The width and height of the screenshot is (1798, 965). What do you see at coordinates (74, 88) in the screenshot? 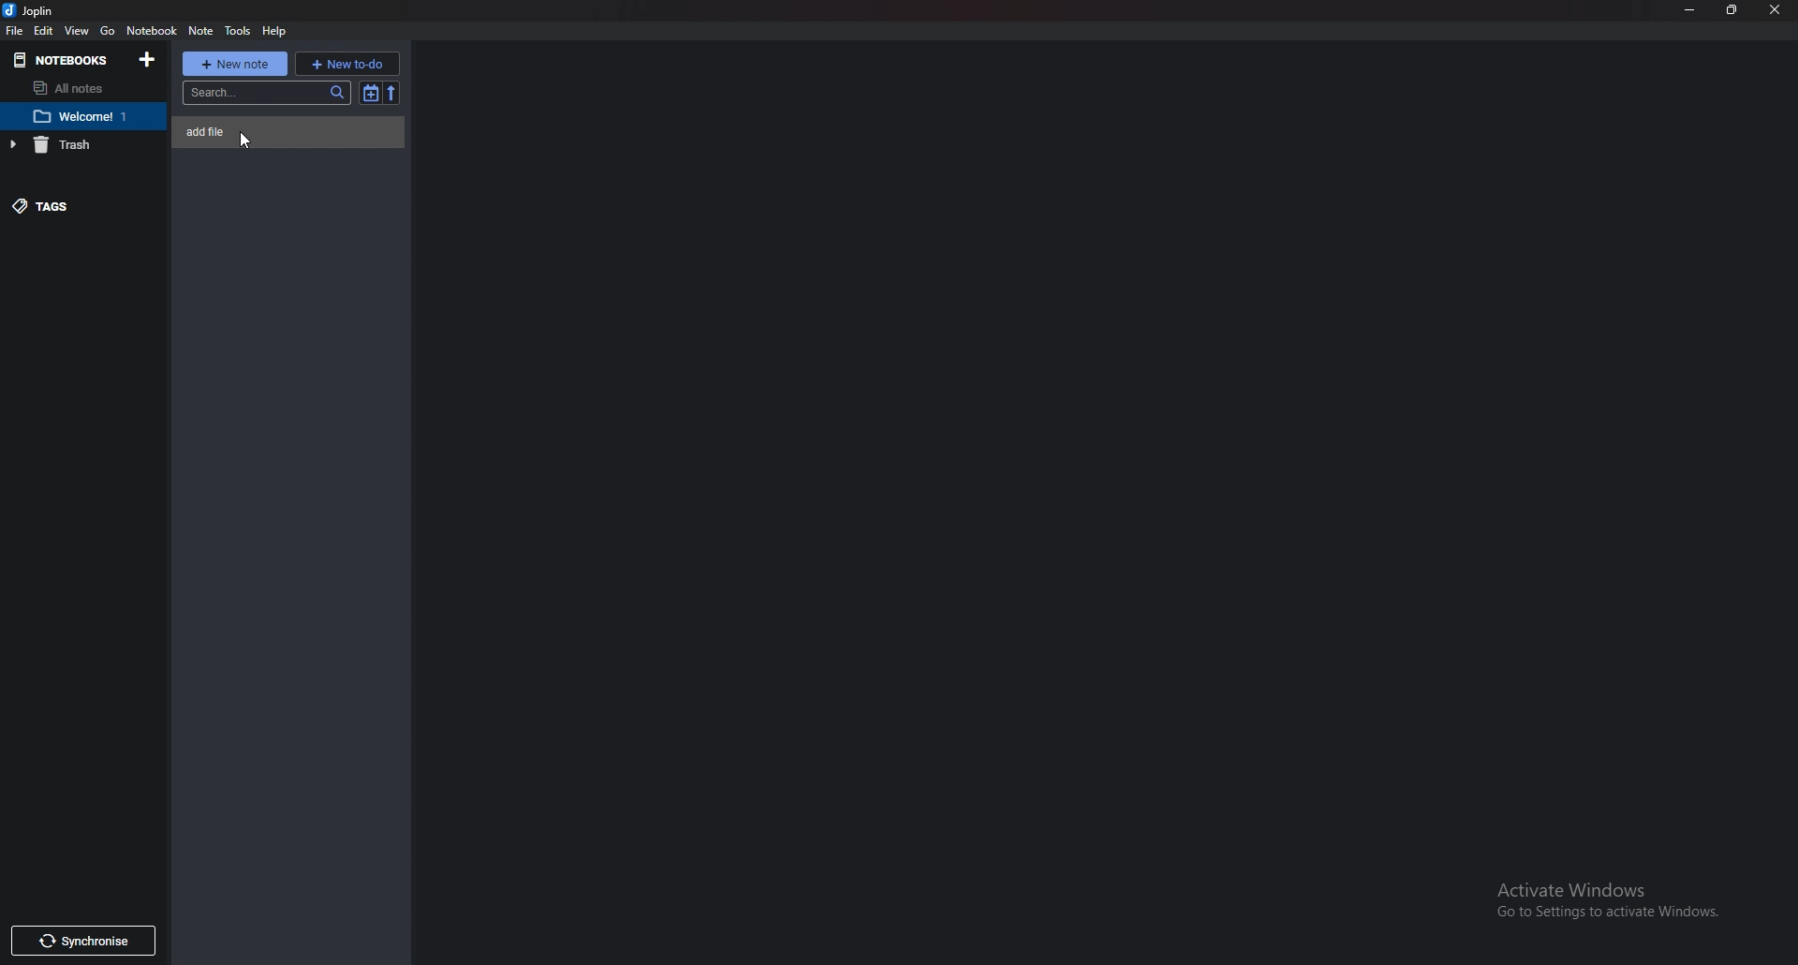
I see `All notes` at bounding box center [74, 88].